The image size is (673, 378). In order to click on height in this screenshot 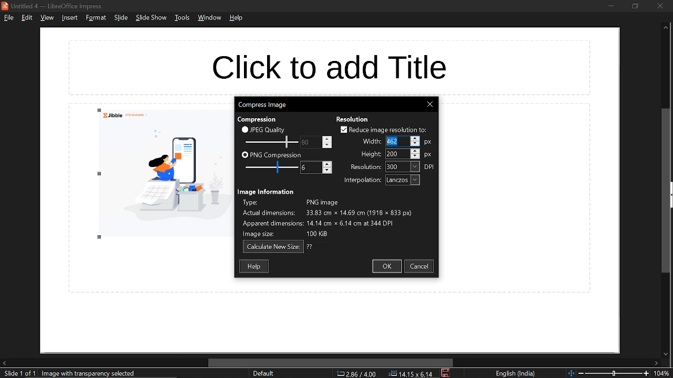, I will do `click(396, 154)`.